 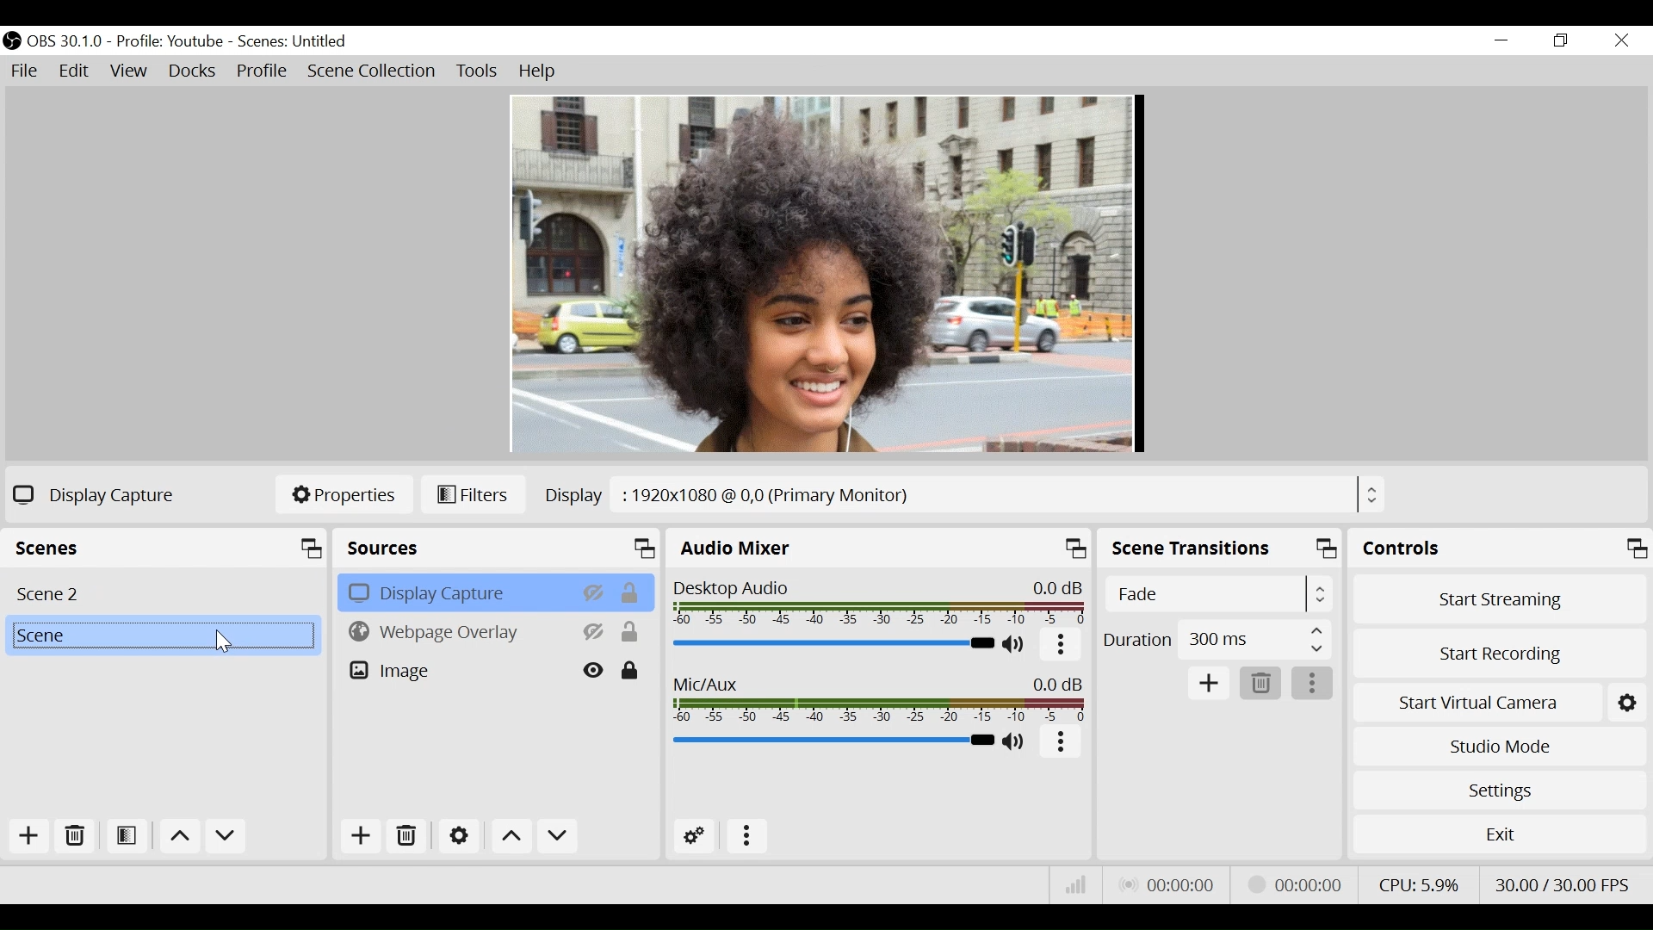 I want to click on Display Browser, so click(x=963, y=493).